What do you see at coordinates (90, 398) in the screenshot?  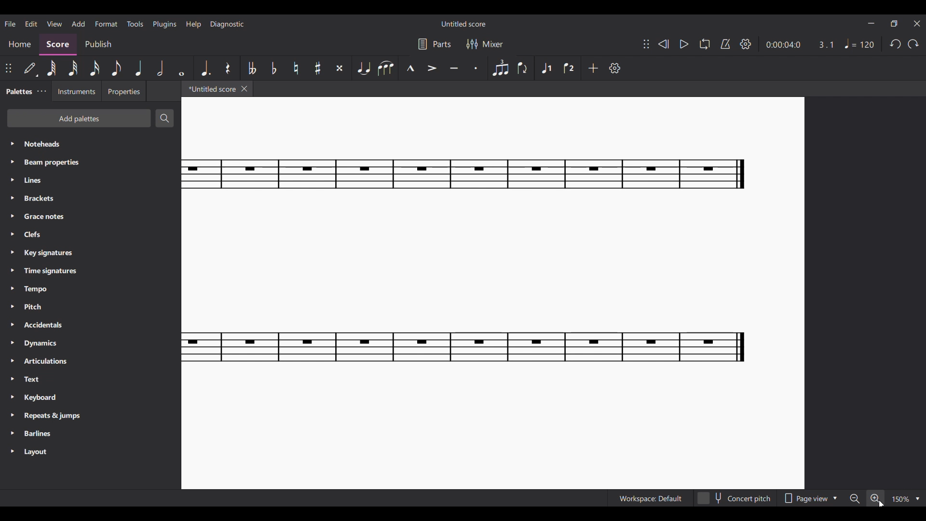 I see `Keyboard` at bounding box center [90, 398].